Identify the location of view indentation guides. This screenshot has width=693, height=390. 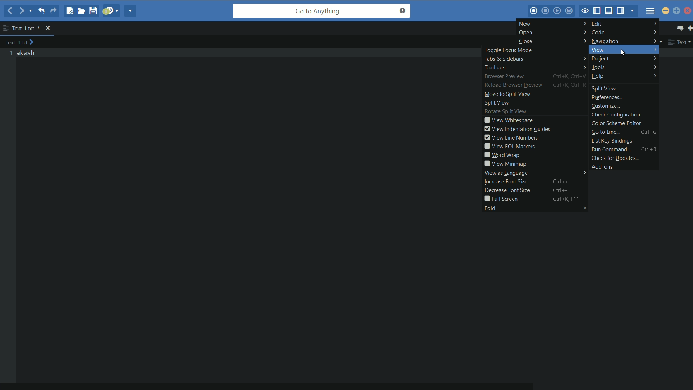
(535, 129).